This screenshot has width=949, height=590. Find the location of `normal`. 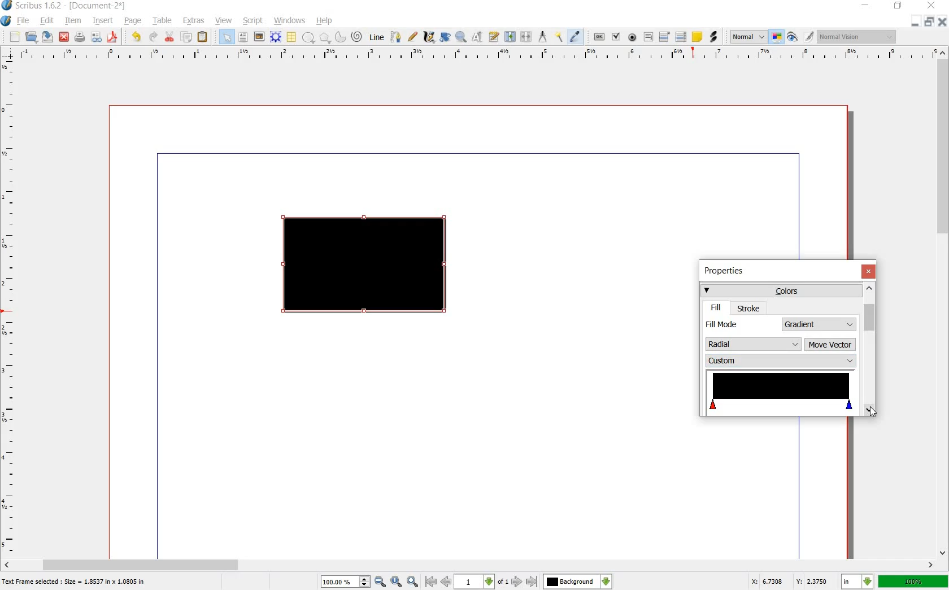

normal is located at coordinates (748, 37).